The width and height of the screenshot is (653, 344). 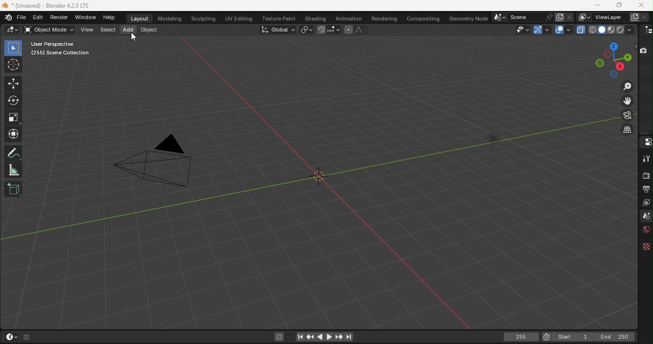 What do you see at coordinates (134, 38) in the screenshot?
I see `Cursor` at bounding box center [134, 38].